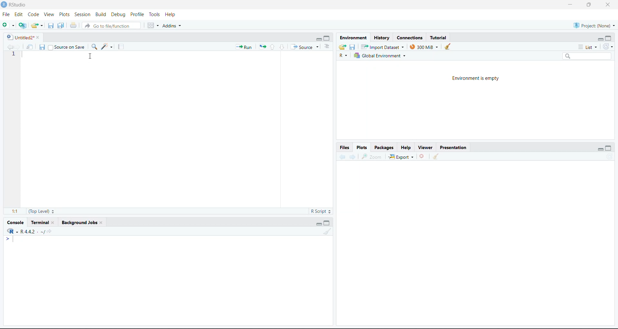 Image resolution: width=618 pixels, height=329 pixels. I want to click on Source on Save, so click(67, 47).